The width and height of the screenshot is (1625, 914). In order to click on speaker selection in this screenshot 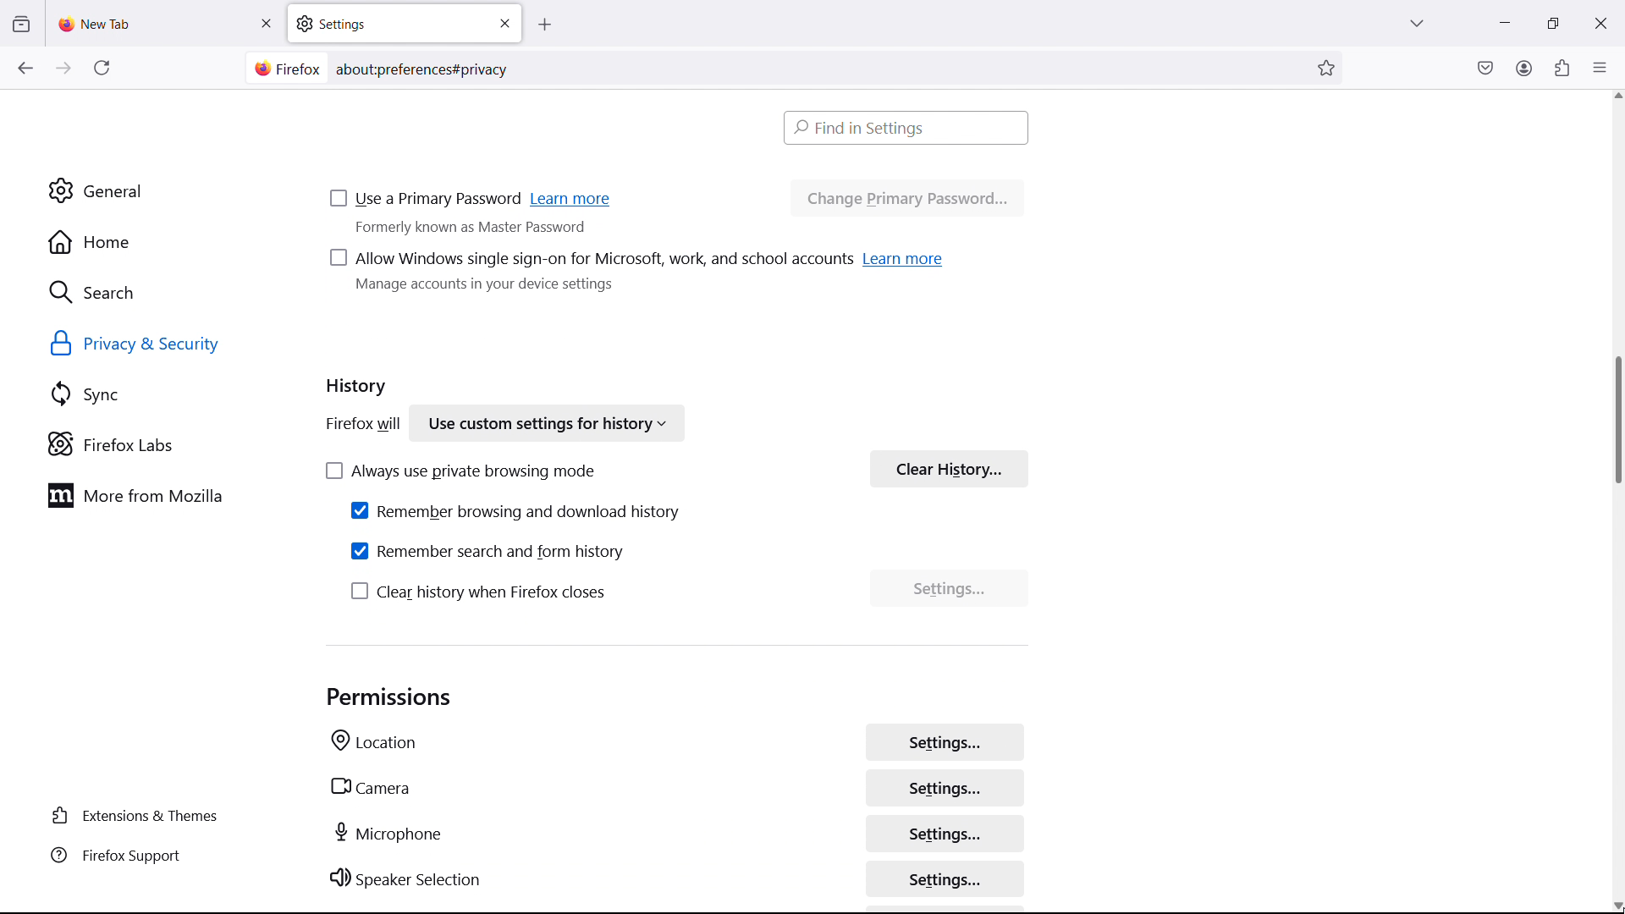, I will do `click(406, 878)`.